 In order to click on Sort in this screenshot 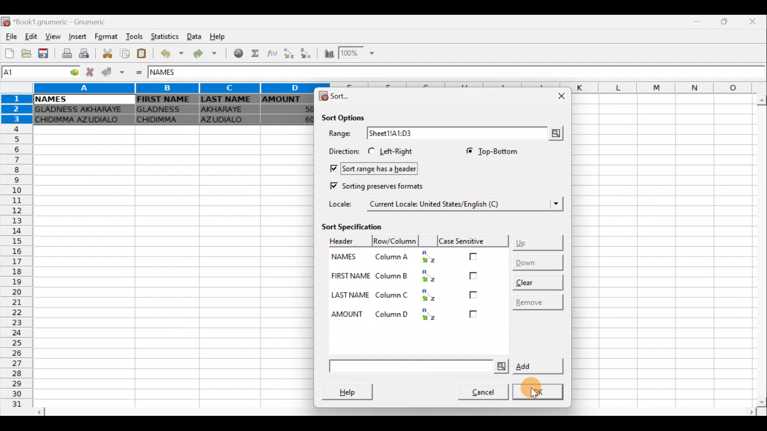, I will do `click(336, 96)`.